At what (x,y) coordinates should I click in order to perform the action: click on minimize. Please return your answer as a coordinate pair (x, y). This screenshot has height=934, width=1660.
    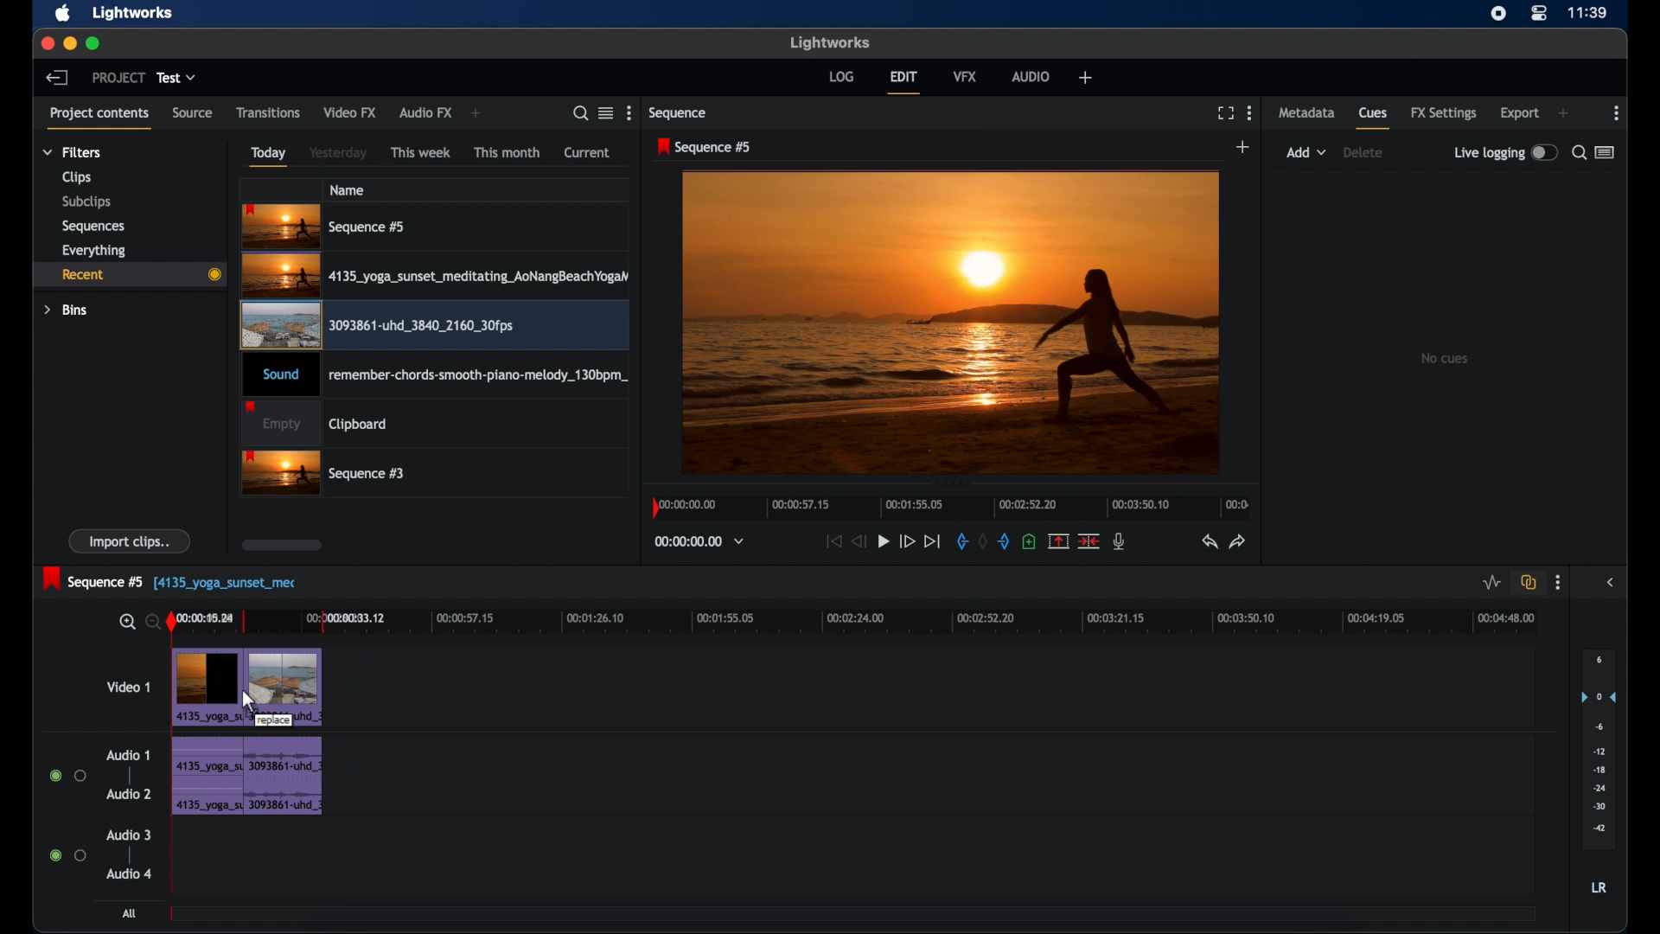
    Looking at the image, I should click on (71, 43).